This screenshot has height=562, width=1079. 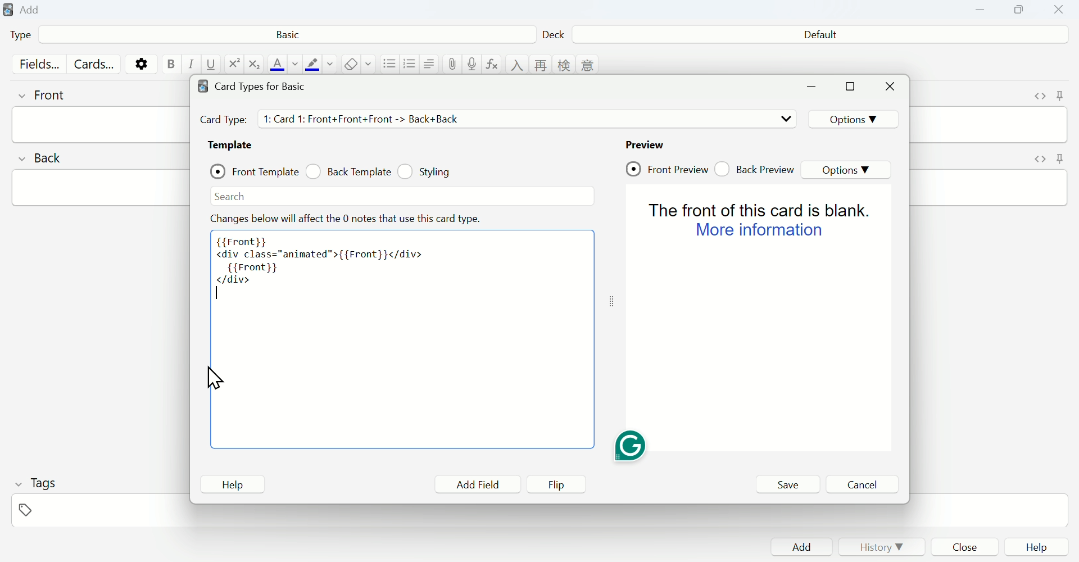 I want to click on Back Preview, so click(x=755, y=170).